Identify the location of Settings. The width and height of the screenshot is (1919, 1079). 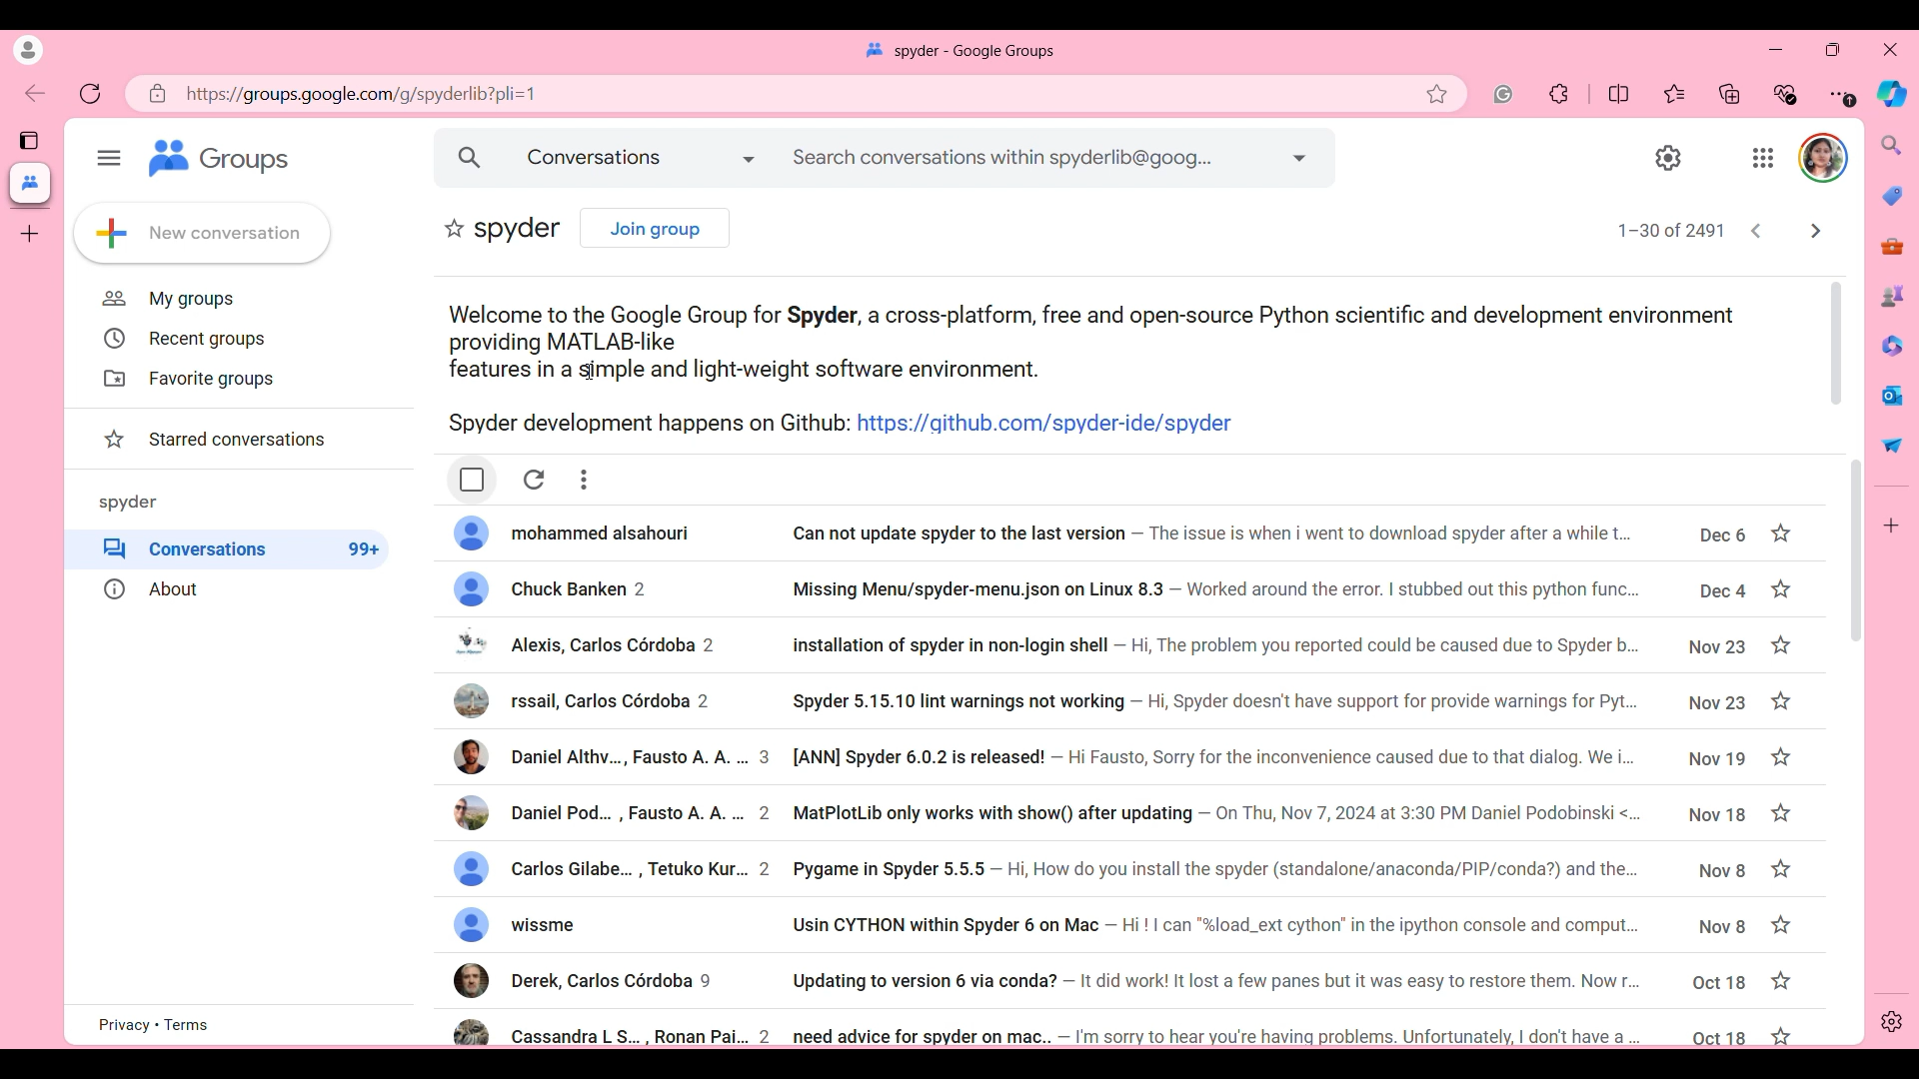
(1669, 158).